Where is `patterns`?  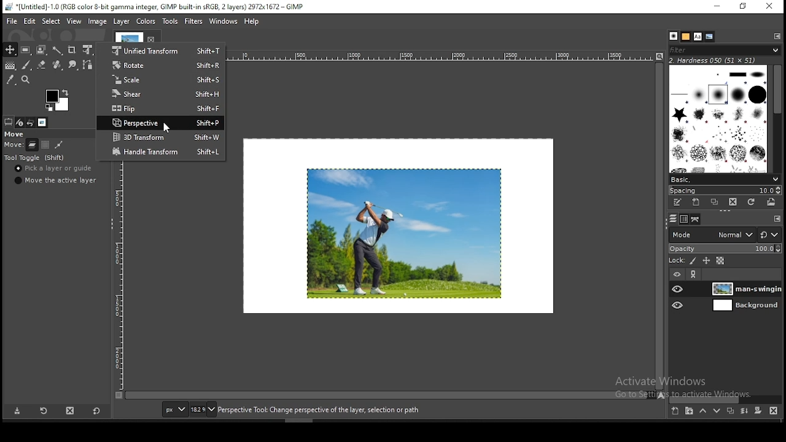
patterns is located at coordinates (685, 36).